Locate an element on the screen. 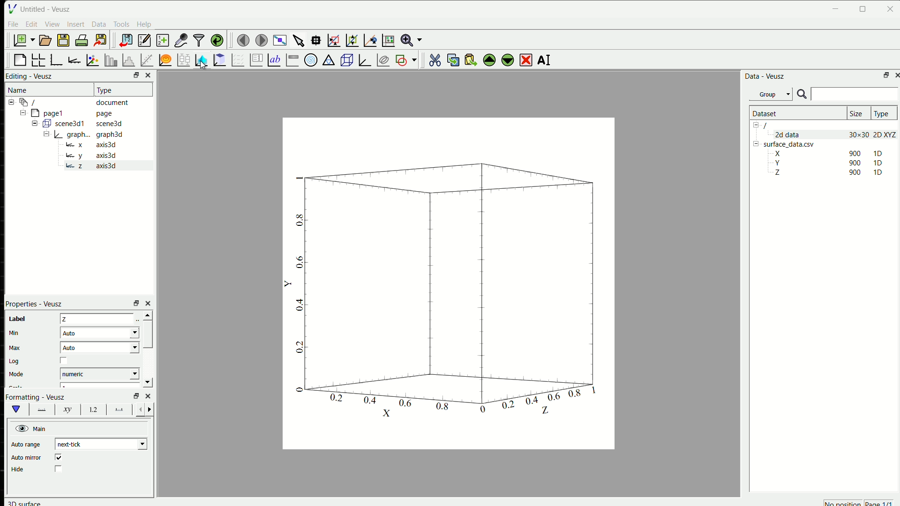  open in separate window is located at coordinates (137, 303).